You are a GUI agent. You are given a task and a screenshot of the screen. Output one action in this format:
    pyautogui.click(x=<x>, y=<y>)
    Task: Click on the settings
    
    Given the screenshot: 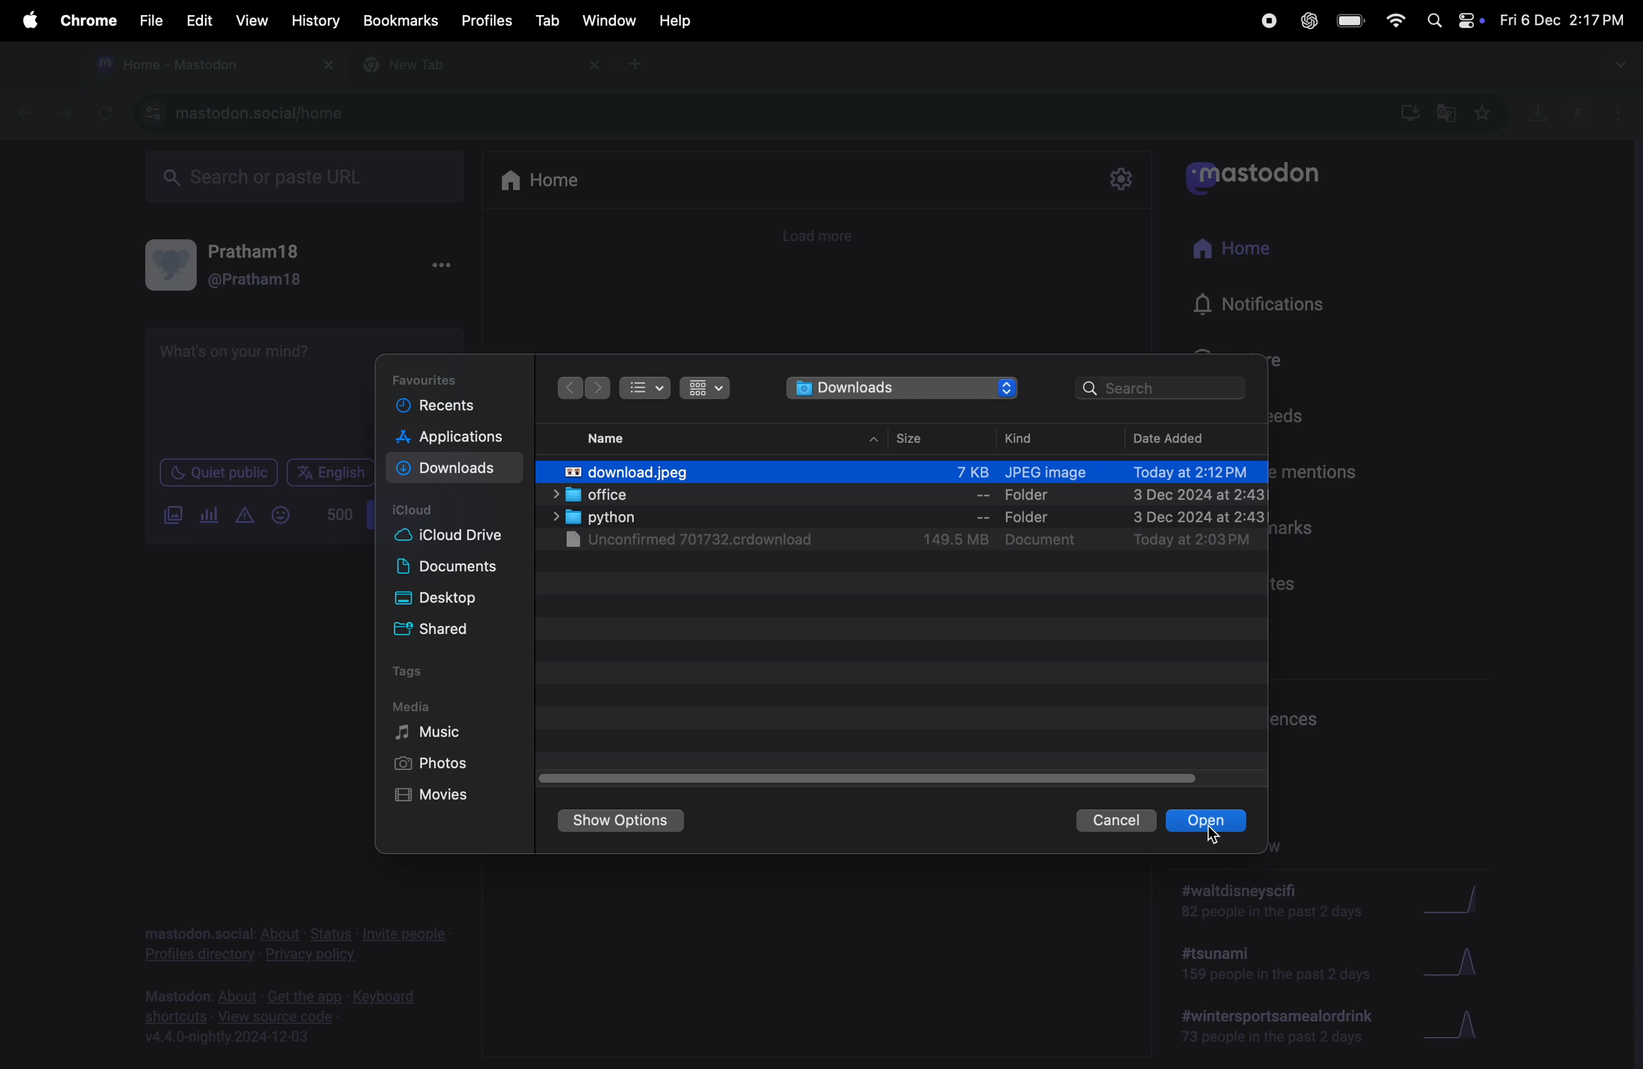 What is the action you would take?
    pyautogui.click(x=1122, y=179)
    